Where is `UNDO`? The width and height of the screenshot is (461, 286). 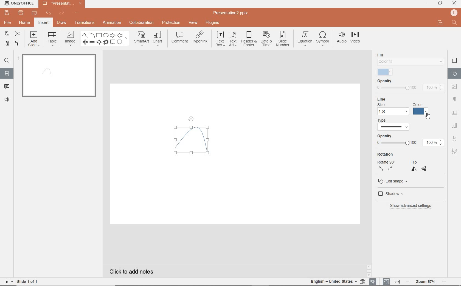
UNDO is located at coordinates (48, 14).